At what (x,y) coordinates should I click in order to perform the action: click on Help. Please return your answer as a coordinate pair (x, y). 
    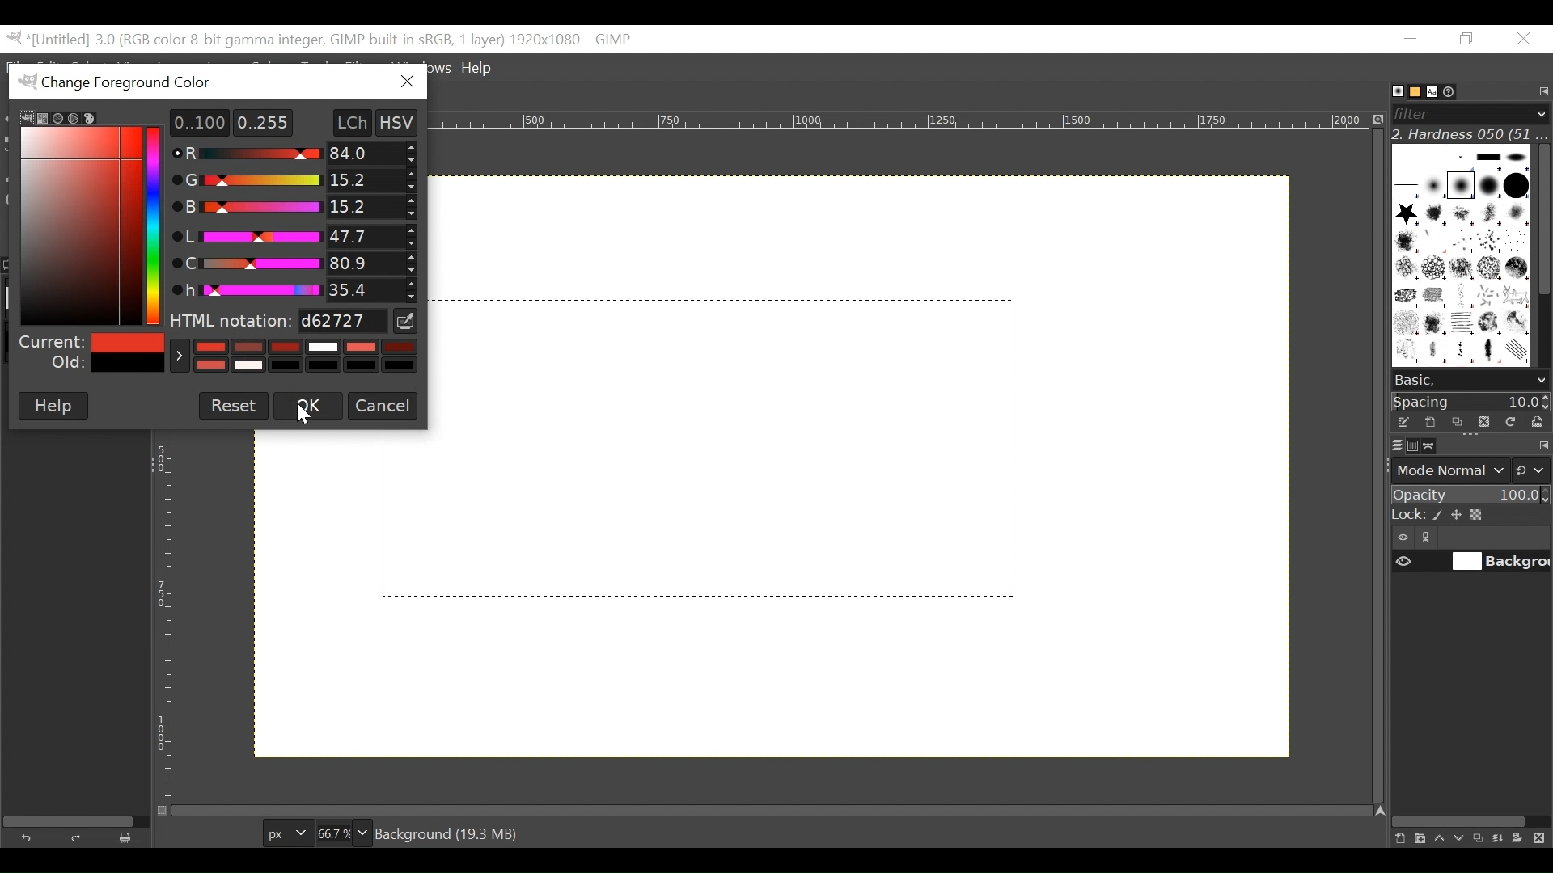
    Looking at the image, I should click on (480, 70).